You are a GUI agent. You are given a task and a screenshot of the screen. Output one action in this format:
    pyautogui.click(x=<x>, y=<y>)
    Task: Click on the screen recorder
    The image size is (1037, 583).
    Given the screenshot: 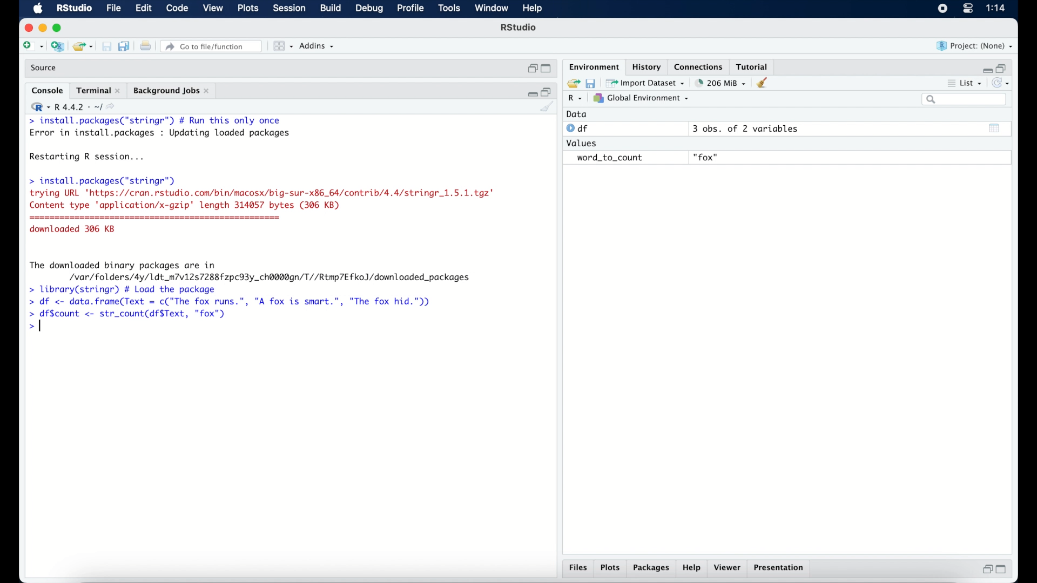 What is the action you would take?
    pyautogui.click(x=942, y=9)
    